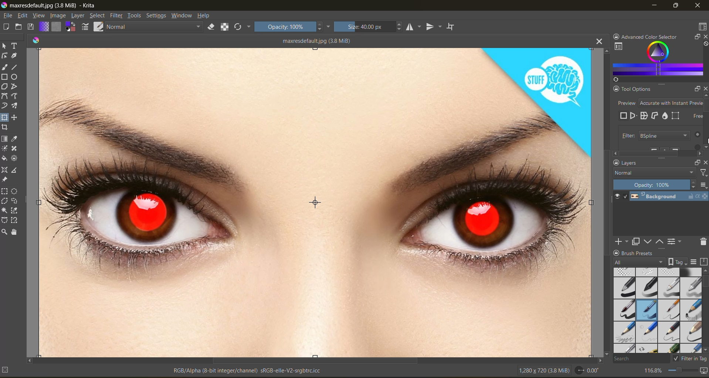 This screenshot has height=378, width=709. Describe the element at coordinates (7, 27) in the screenshot. I see `create` at that location.